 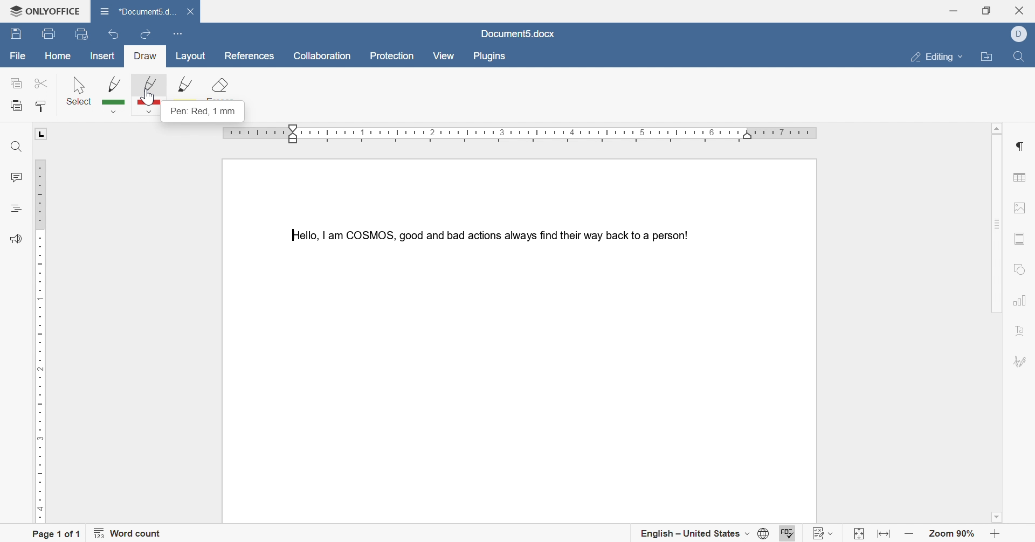 I want to click on L, so click(x=42, y=134).